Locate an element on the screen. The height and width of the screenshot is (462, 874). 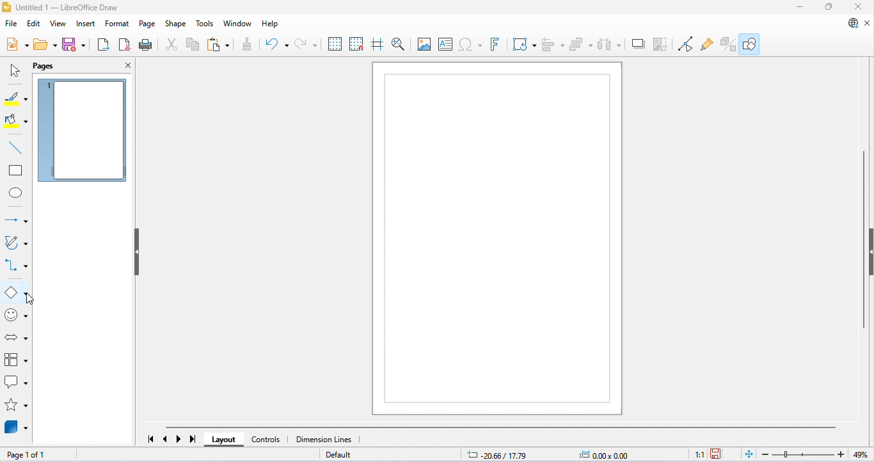
insert special characters is located at coordinates (471, 44).